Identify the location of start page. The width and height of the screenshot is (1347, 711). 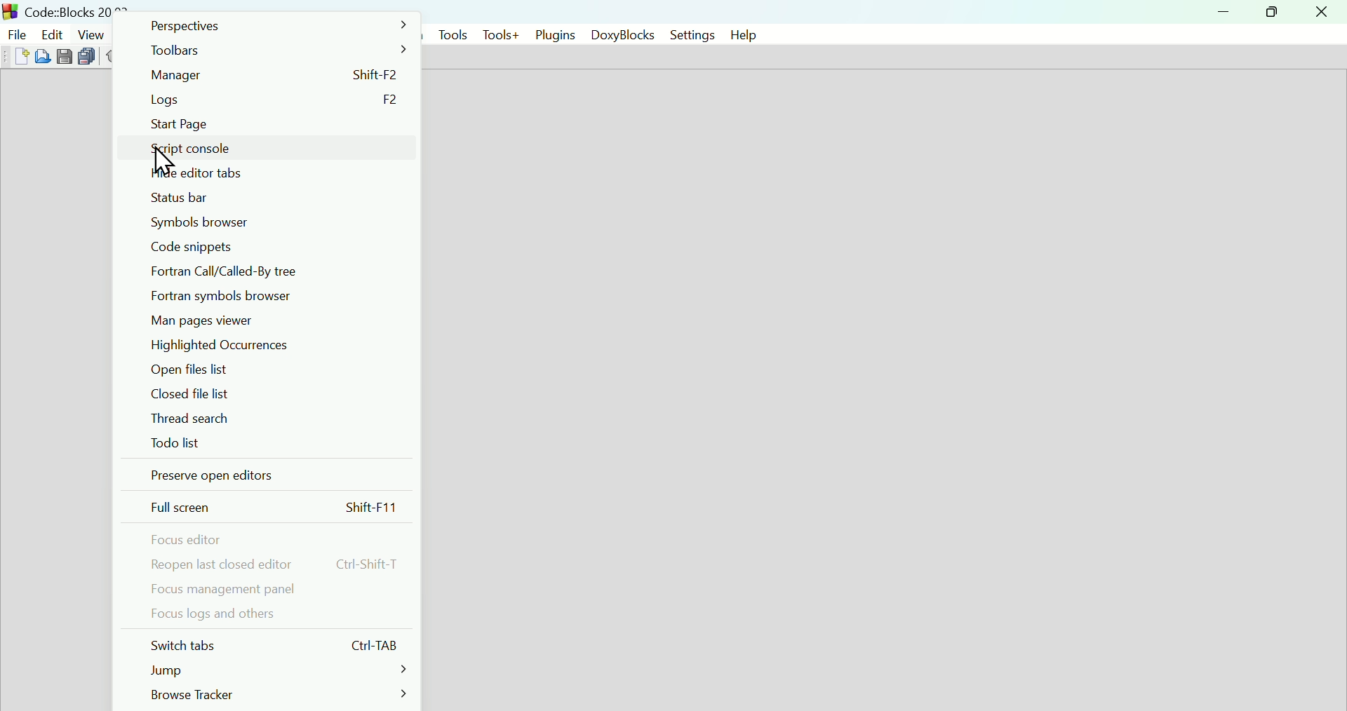
(273, 124).